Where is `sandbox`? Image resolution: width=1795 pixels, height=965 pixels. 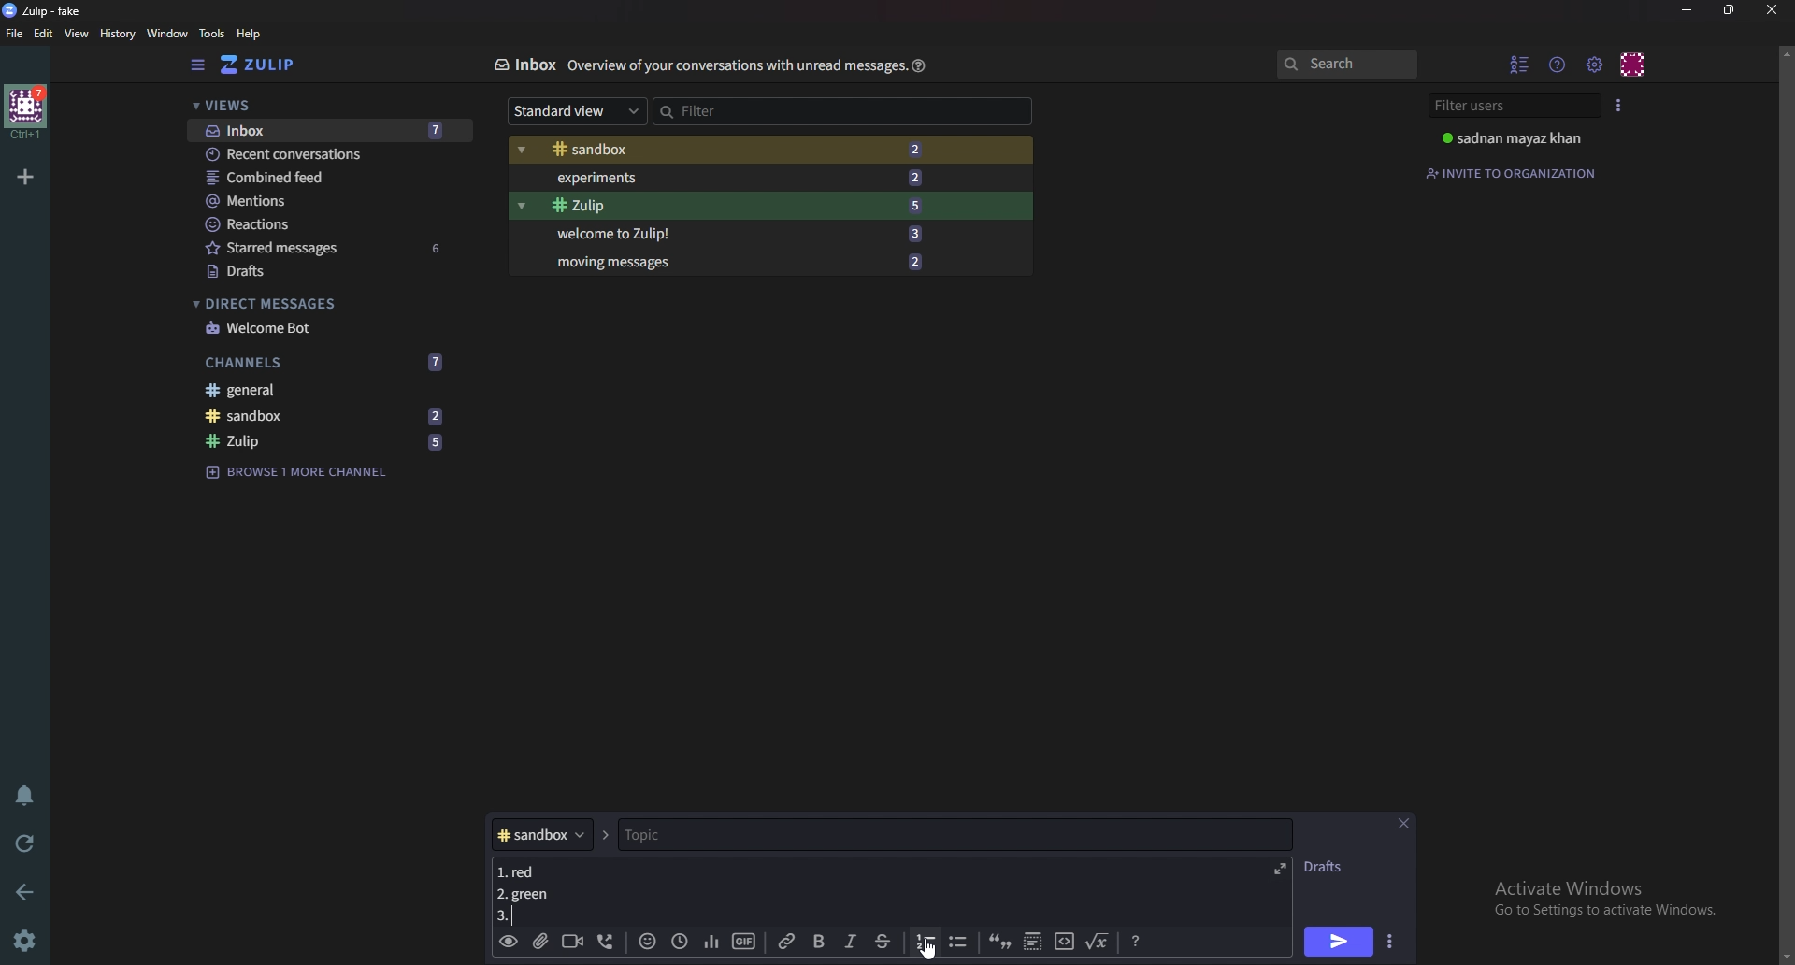
sandbox is located at coordinates (330, 416).